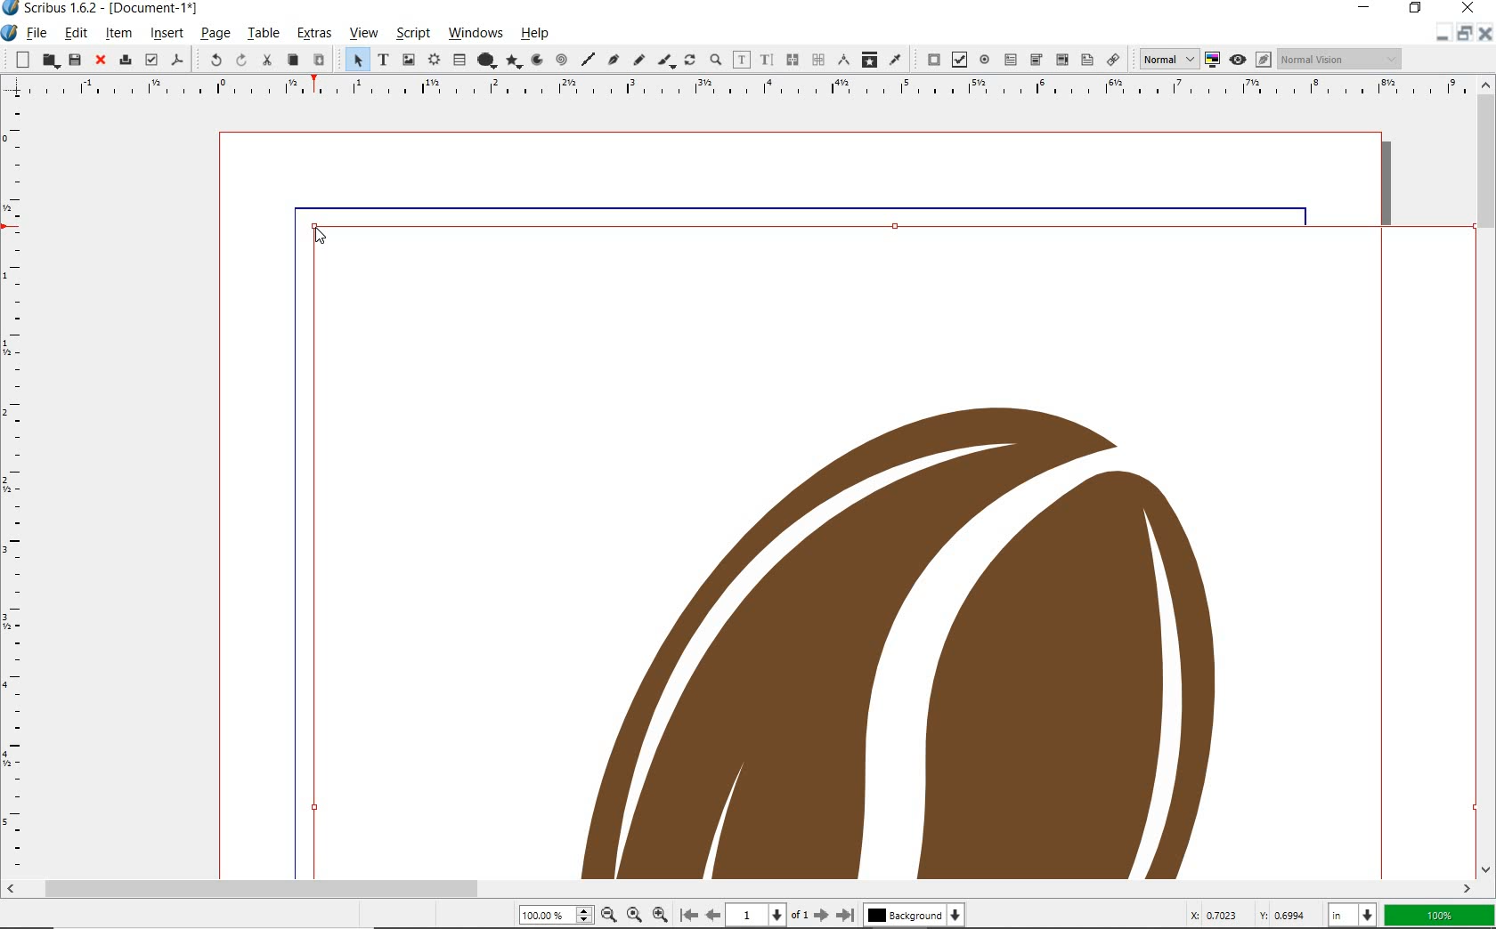 The image size is (1496, 929). What do you see at coordinates (614, 60) in the screenshot?
I see `Bezier curve` at bounding box center [614, 60].